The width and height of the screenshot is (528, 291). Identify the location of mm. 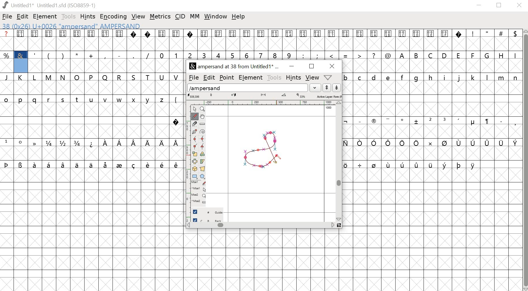
(195, 16).